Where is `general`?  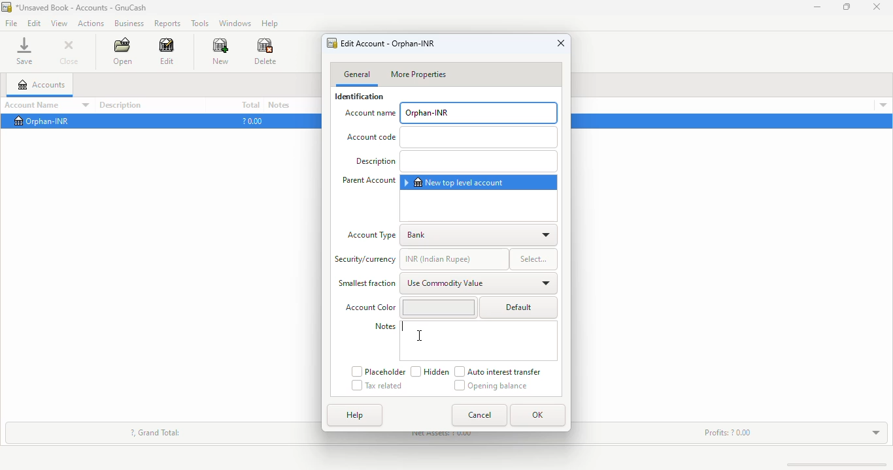 general is located at coordinates (357, 75).